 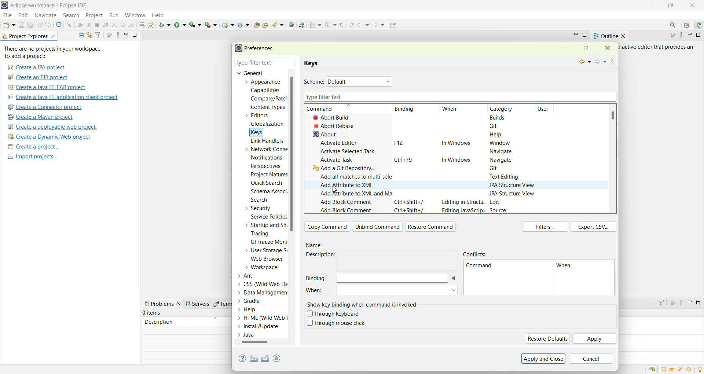 I want to click on focus on active task, so click(x=669, y=36).